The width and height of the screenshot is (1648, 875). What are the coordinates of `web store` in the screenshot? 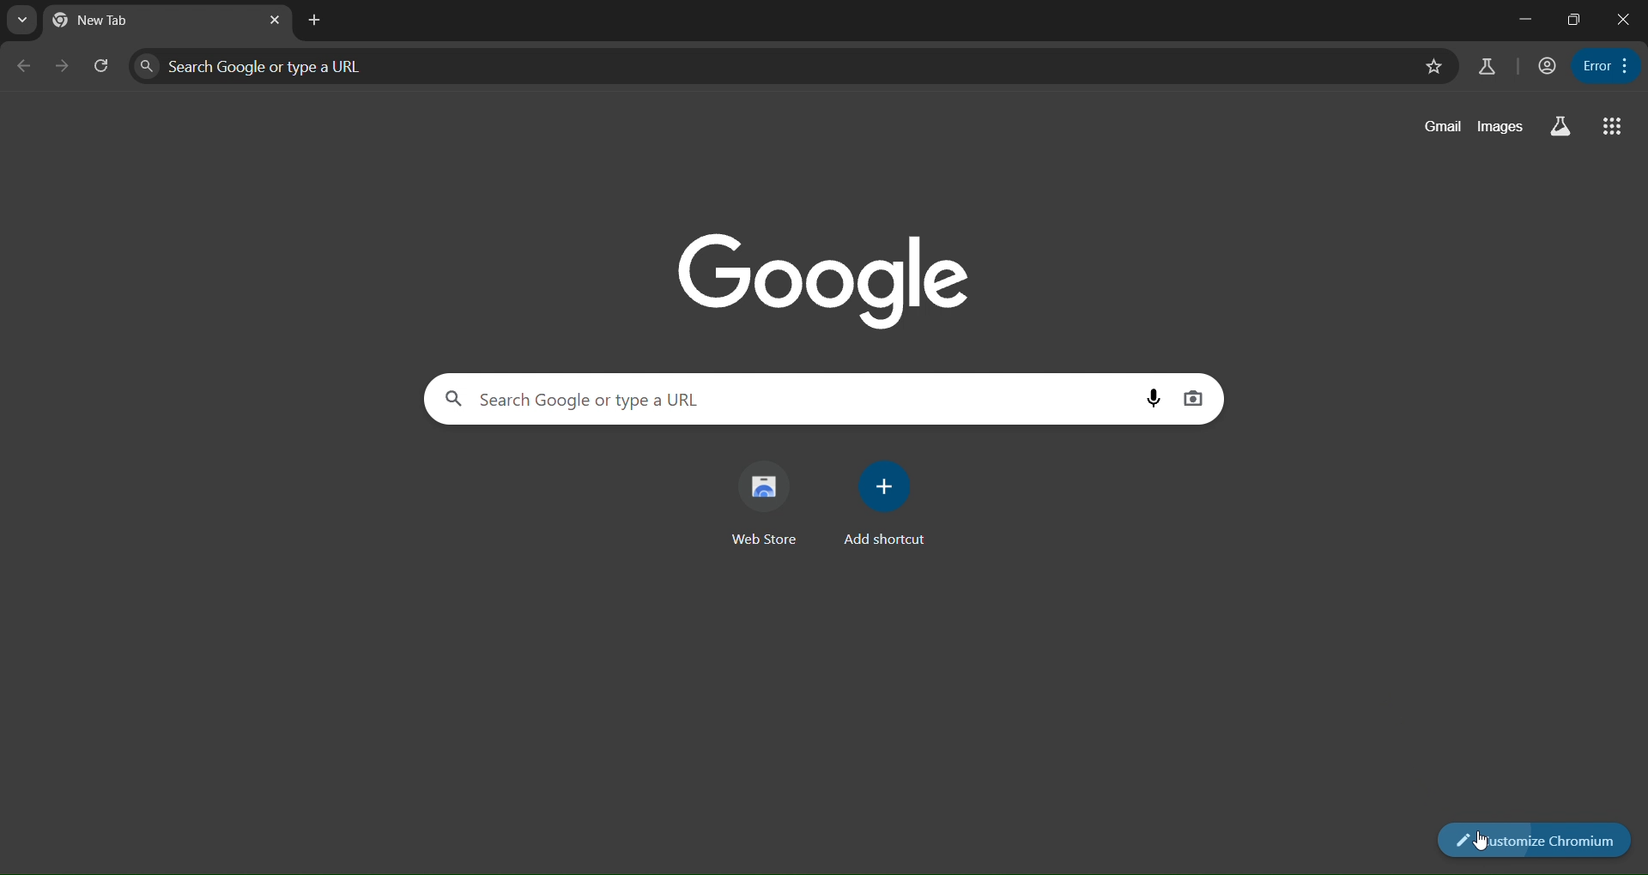 It's located at (771, 503).